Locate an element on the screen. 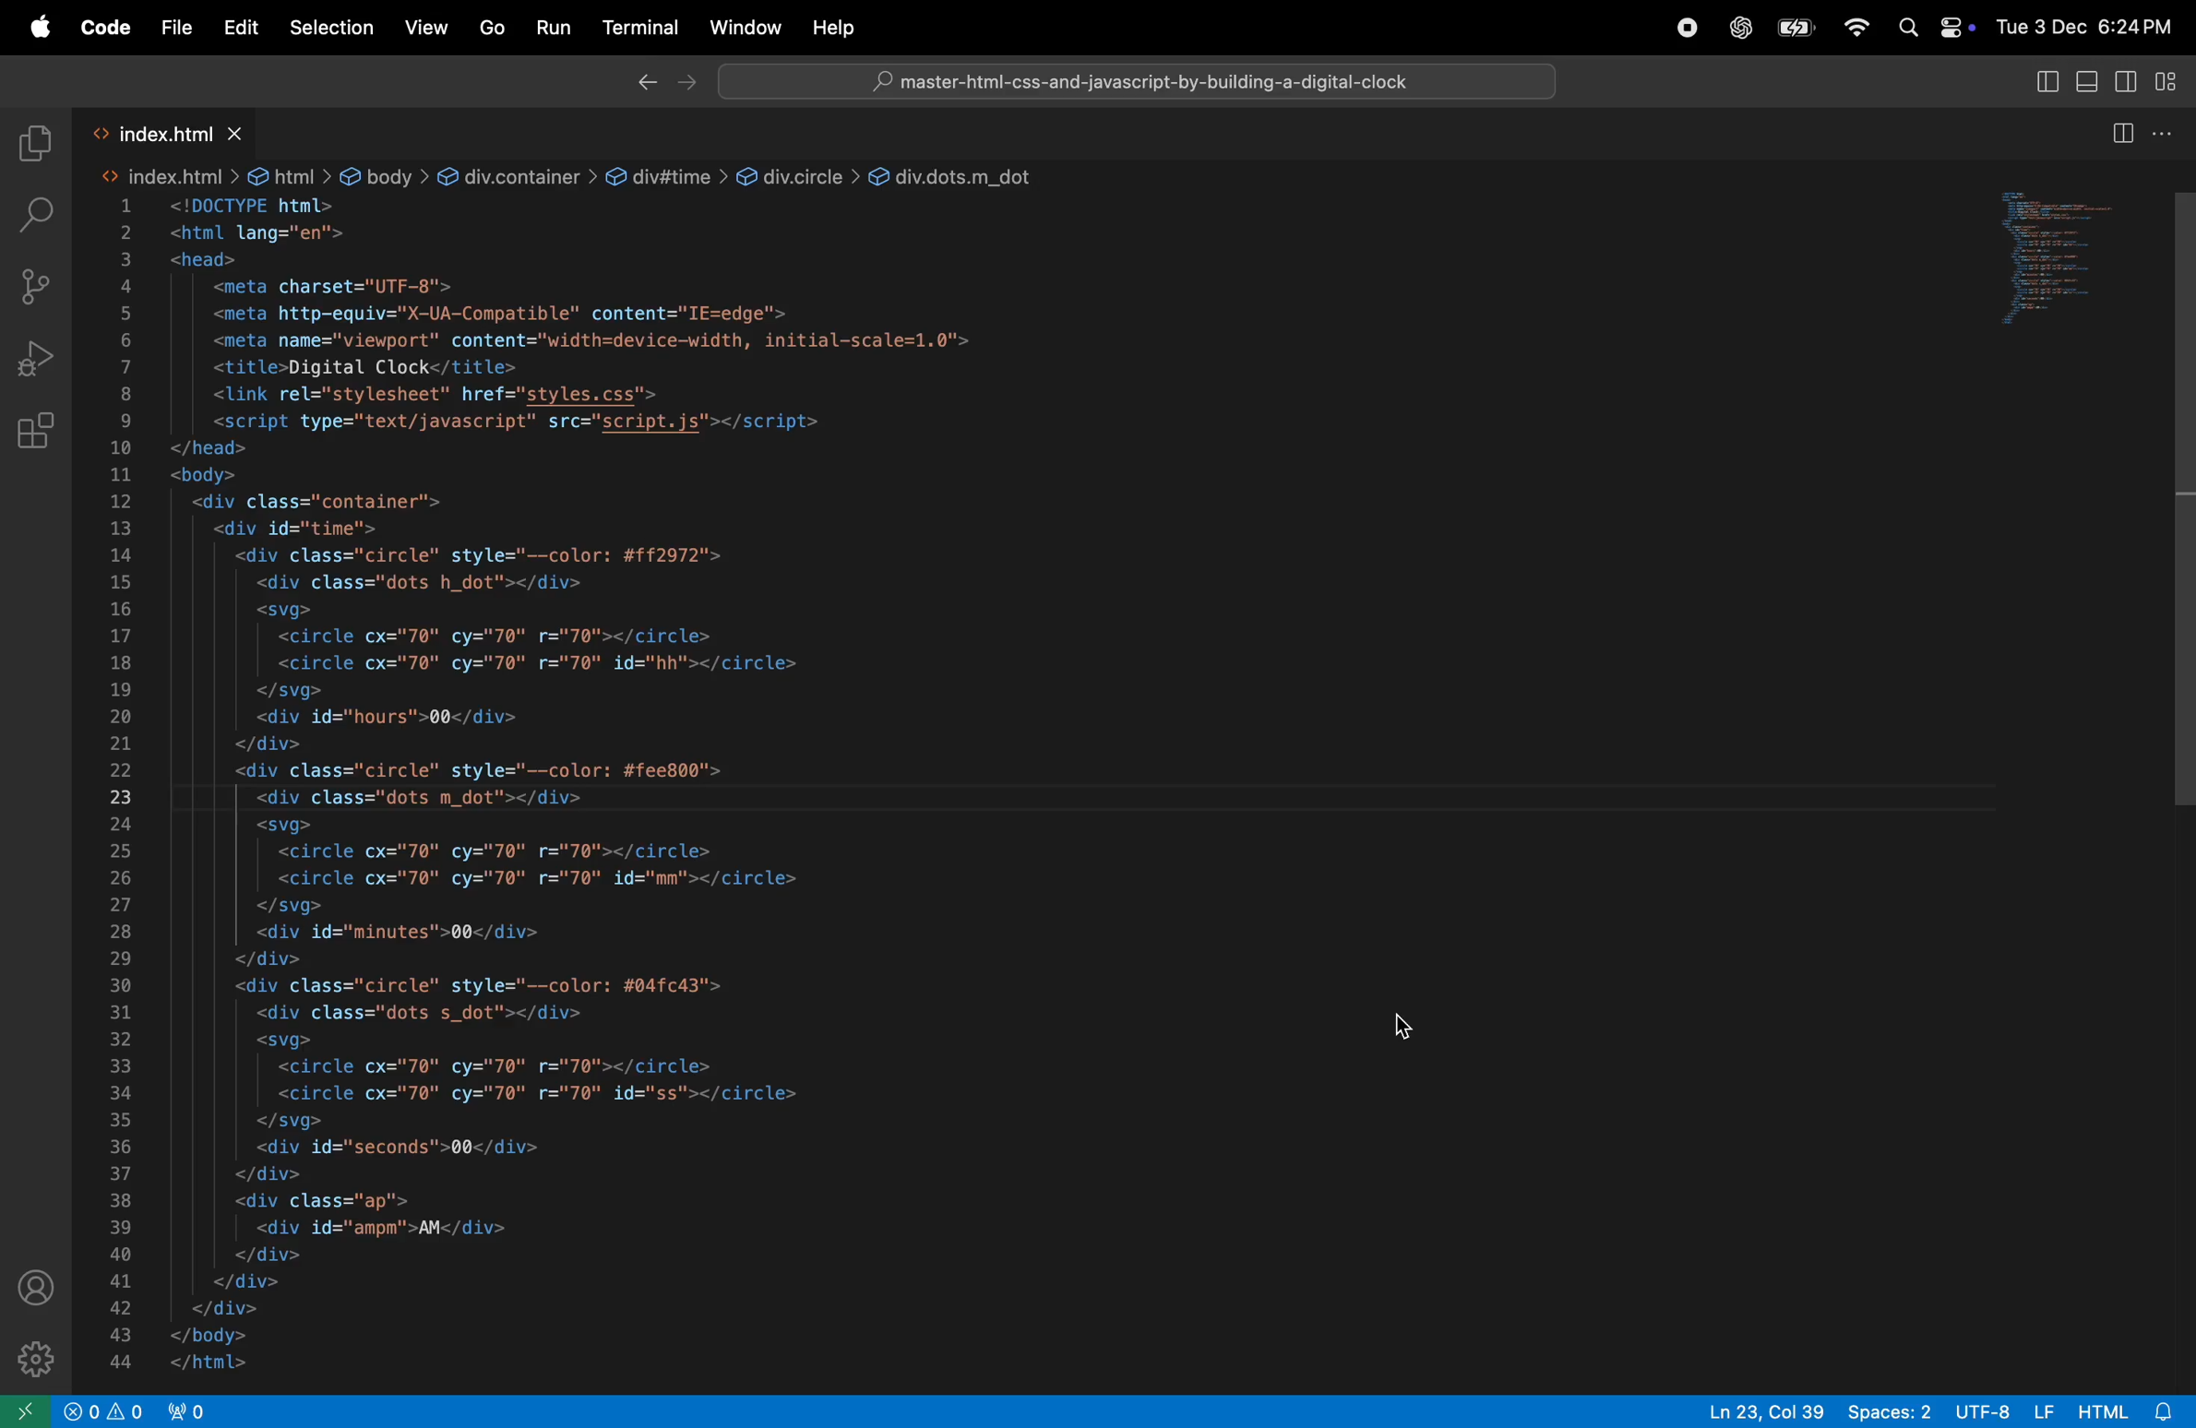 The height and width of the screenshot is (1428, 2196). View is located at coordinates (424, 29).